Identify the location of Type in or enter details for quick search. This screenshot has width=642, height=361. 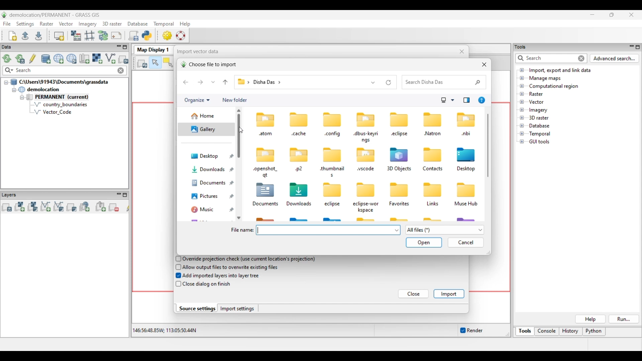
(545, 58).